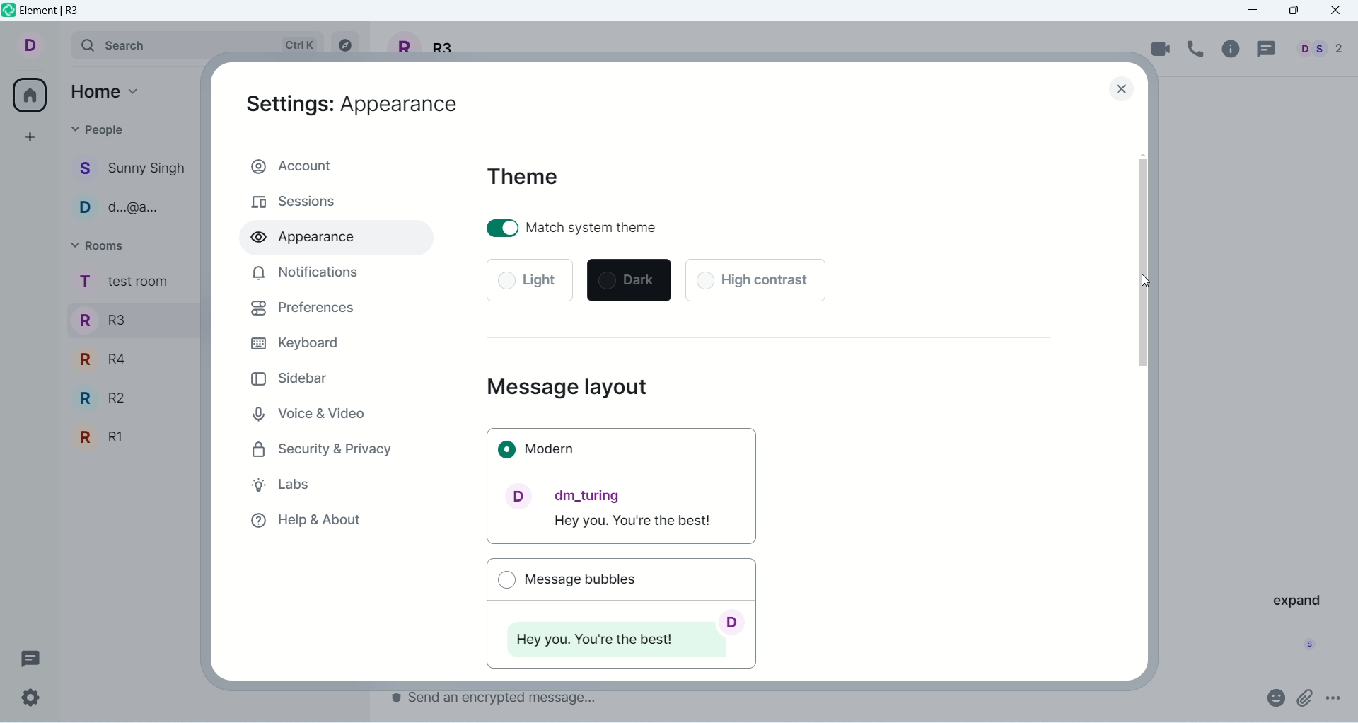  Describe the element at coordinates (1147, 412) in the screenshot. I see `vertical scroll bar` at that location.